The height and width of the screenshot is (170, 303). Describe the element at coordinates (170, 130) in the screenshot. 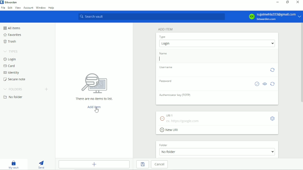

I see `add New URI` at that location.